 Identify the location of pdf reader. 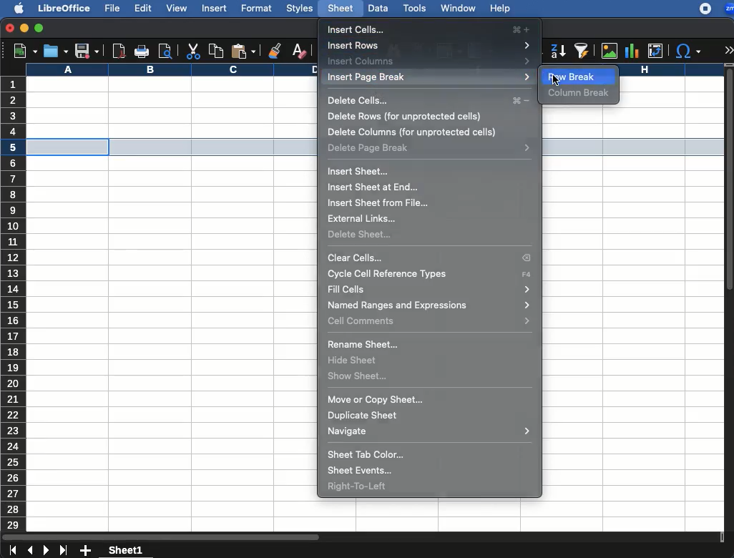
(118, 51).